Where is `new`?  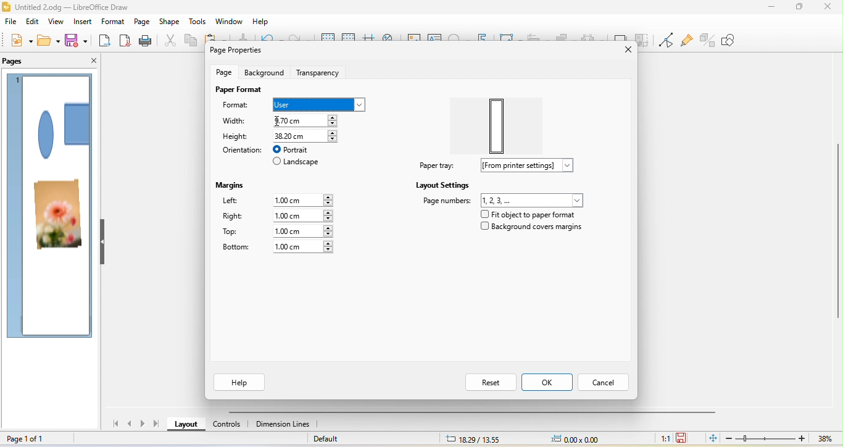 new is located at coordinates (17, 42).